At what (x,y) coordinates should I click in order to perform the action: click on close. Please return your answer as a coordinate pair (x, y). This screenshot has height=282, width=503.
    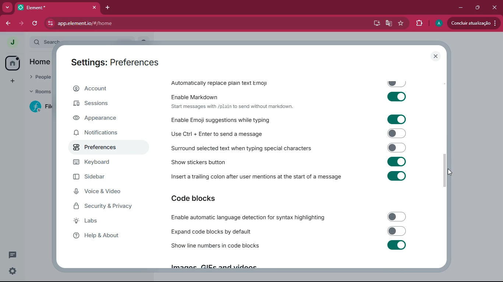
    Looking at the image, I should click on (494, 8).